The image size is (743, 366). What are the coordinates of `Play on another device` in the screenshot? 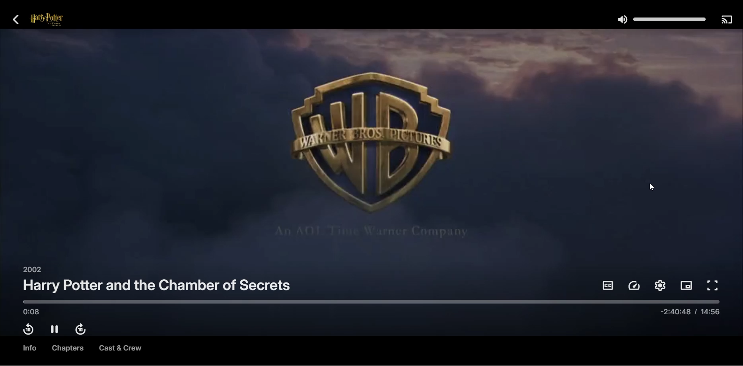 It's located at (726, 20).